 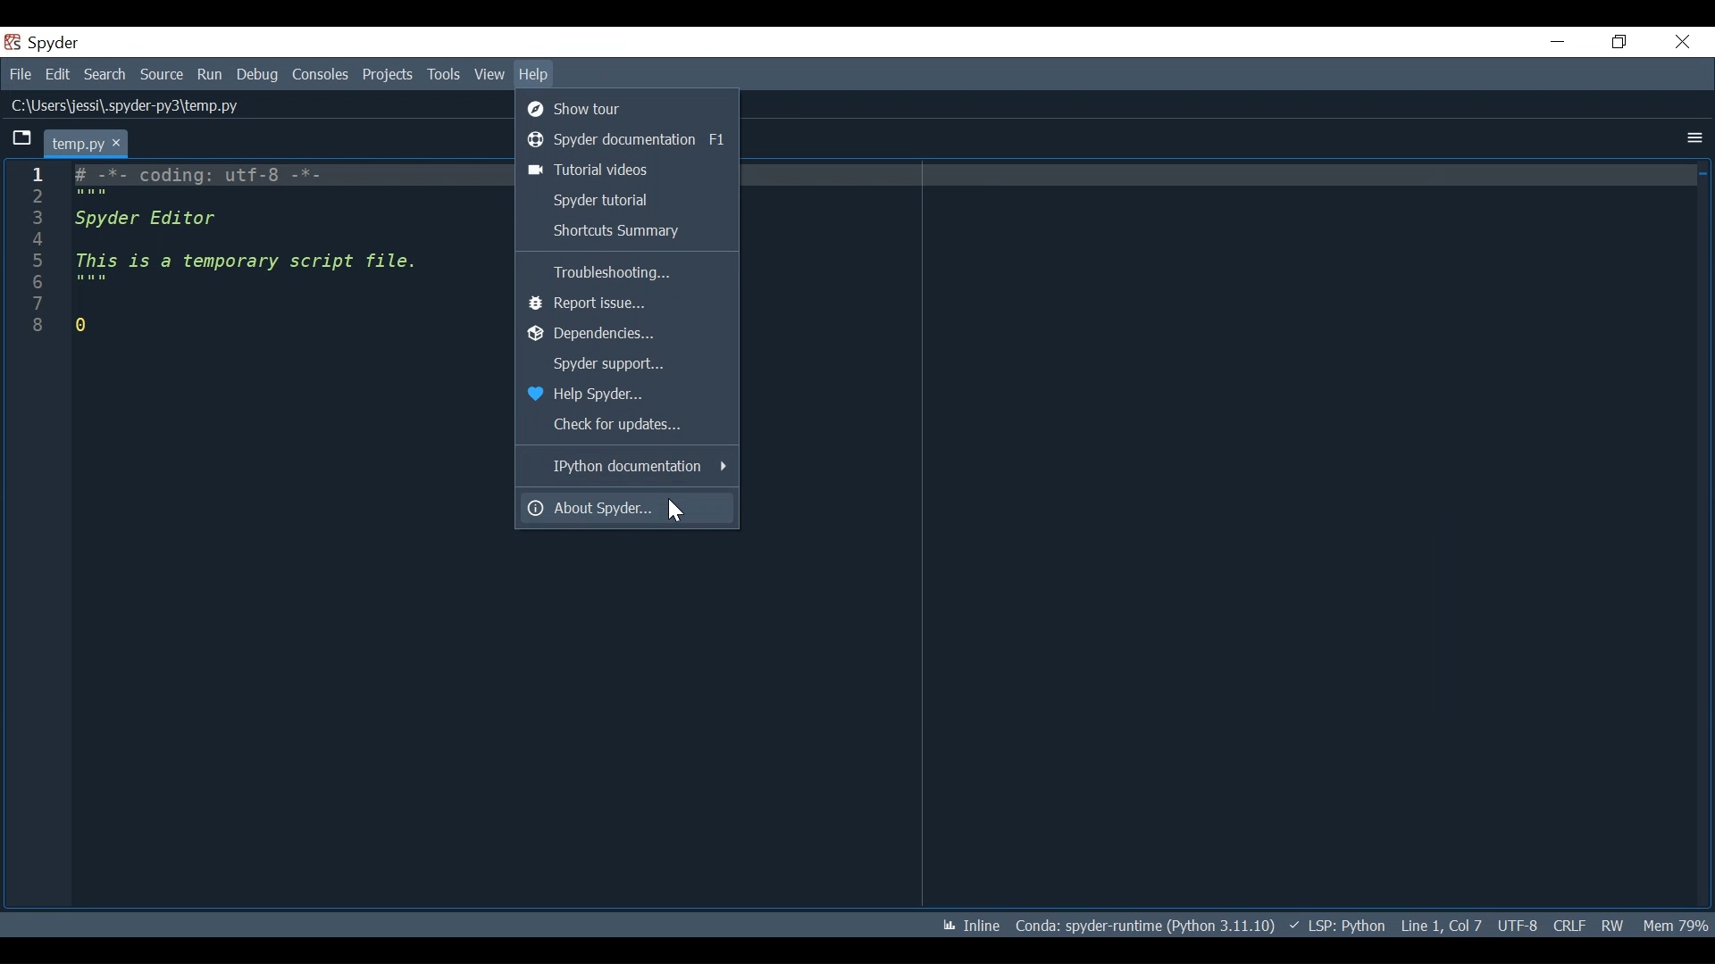 I want to click on Shortcuts Summary, so click(x=629, y=230).